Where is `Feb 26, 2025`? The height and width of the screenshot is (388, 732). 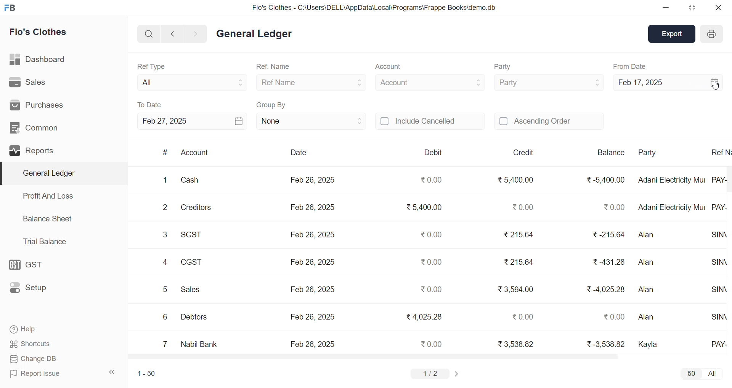 Feb 26, 2025 is located at coordinates (313, 262).